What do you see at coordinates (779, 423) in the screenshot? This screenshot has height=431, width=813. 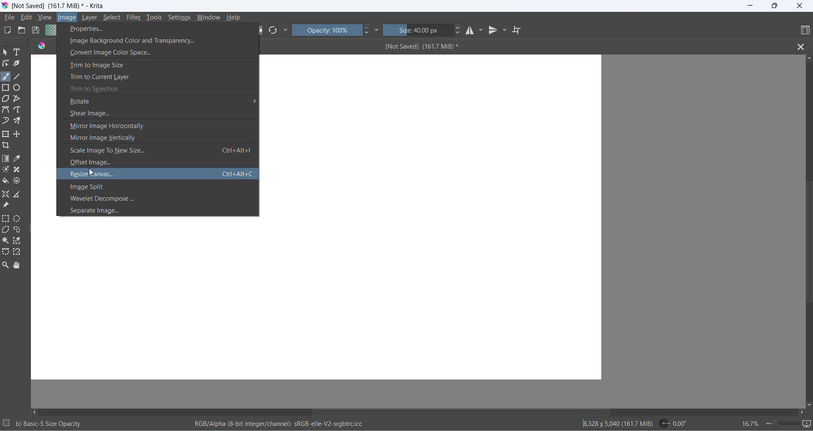 I see `zoom slider` at bounding box center [779, 423].